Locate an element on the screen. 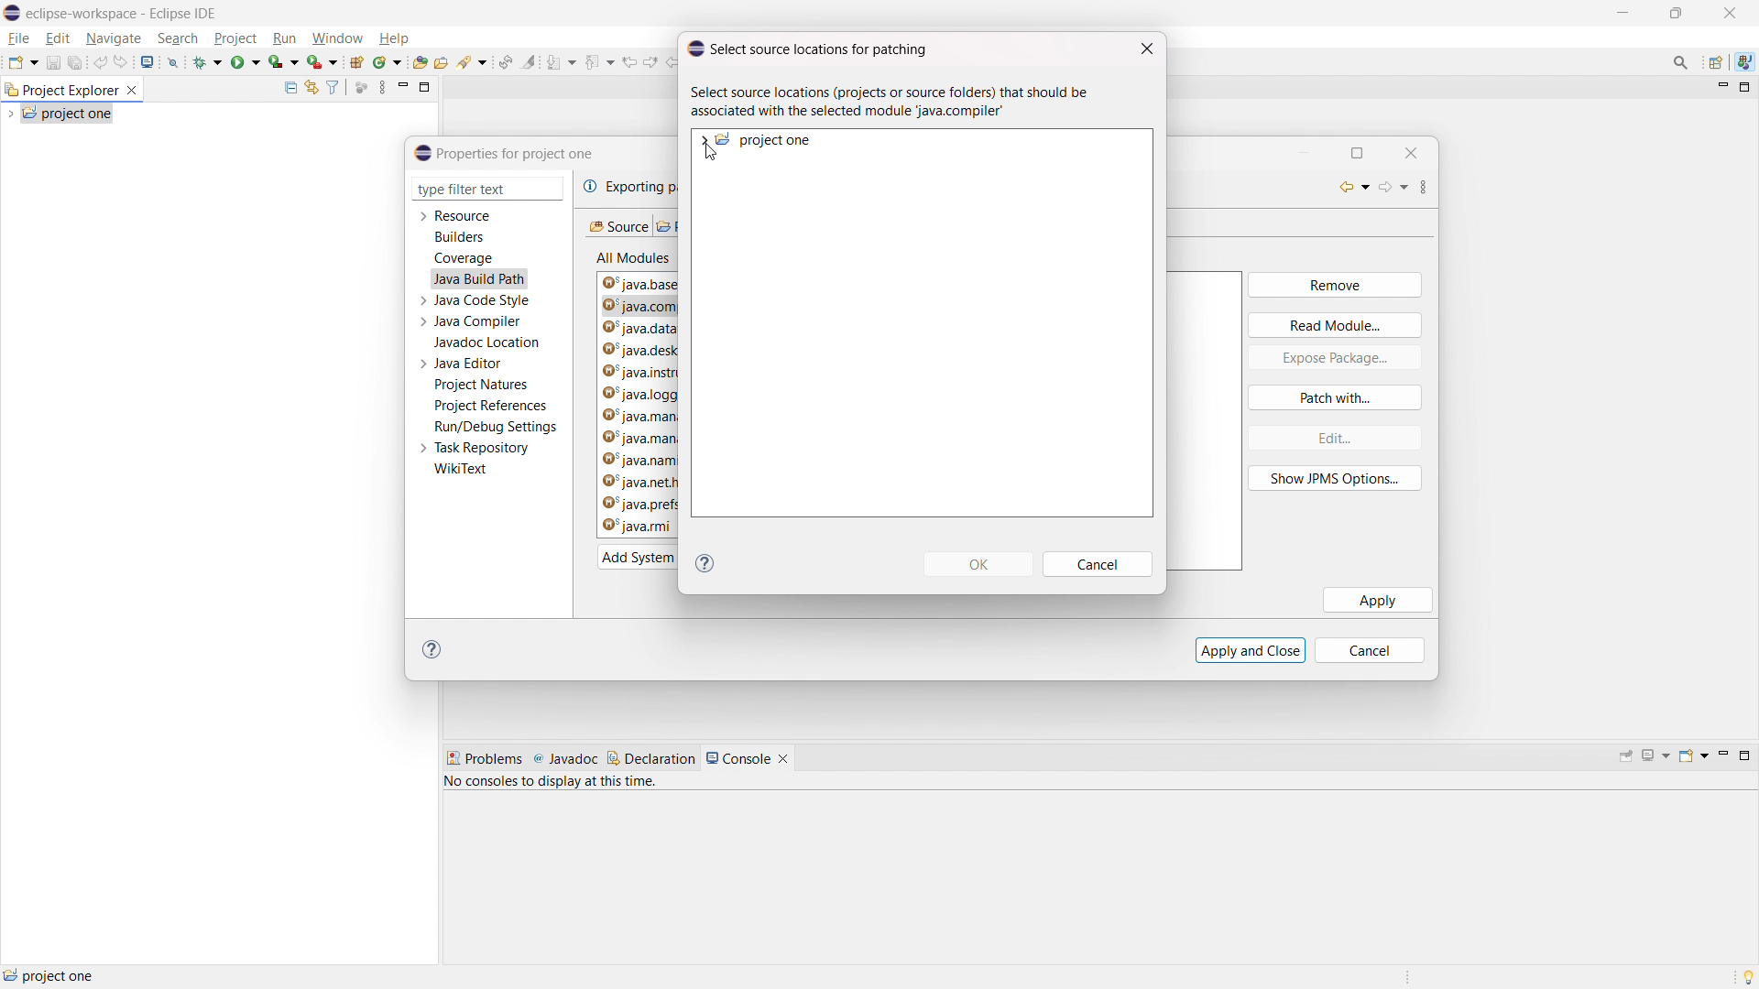 The height and width of the screenshot is (989, 1759). javadoc location is located at coordinates (488, 342).